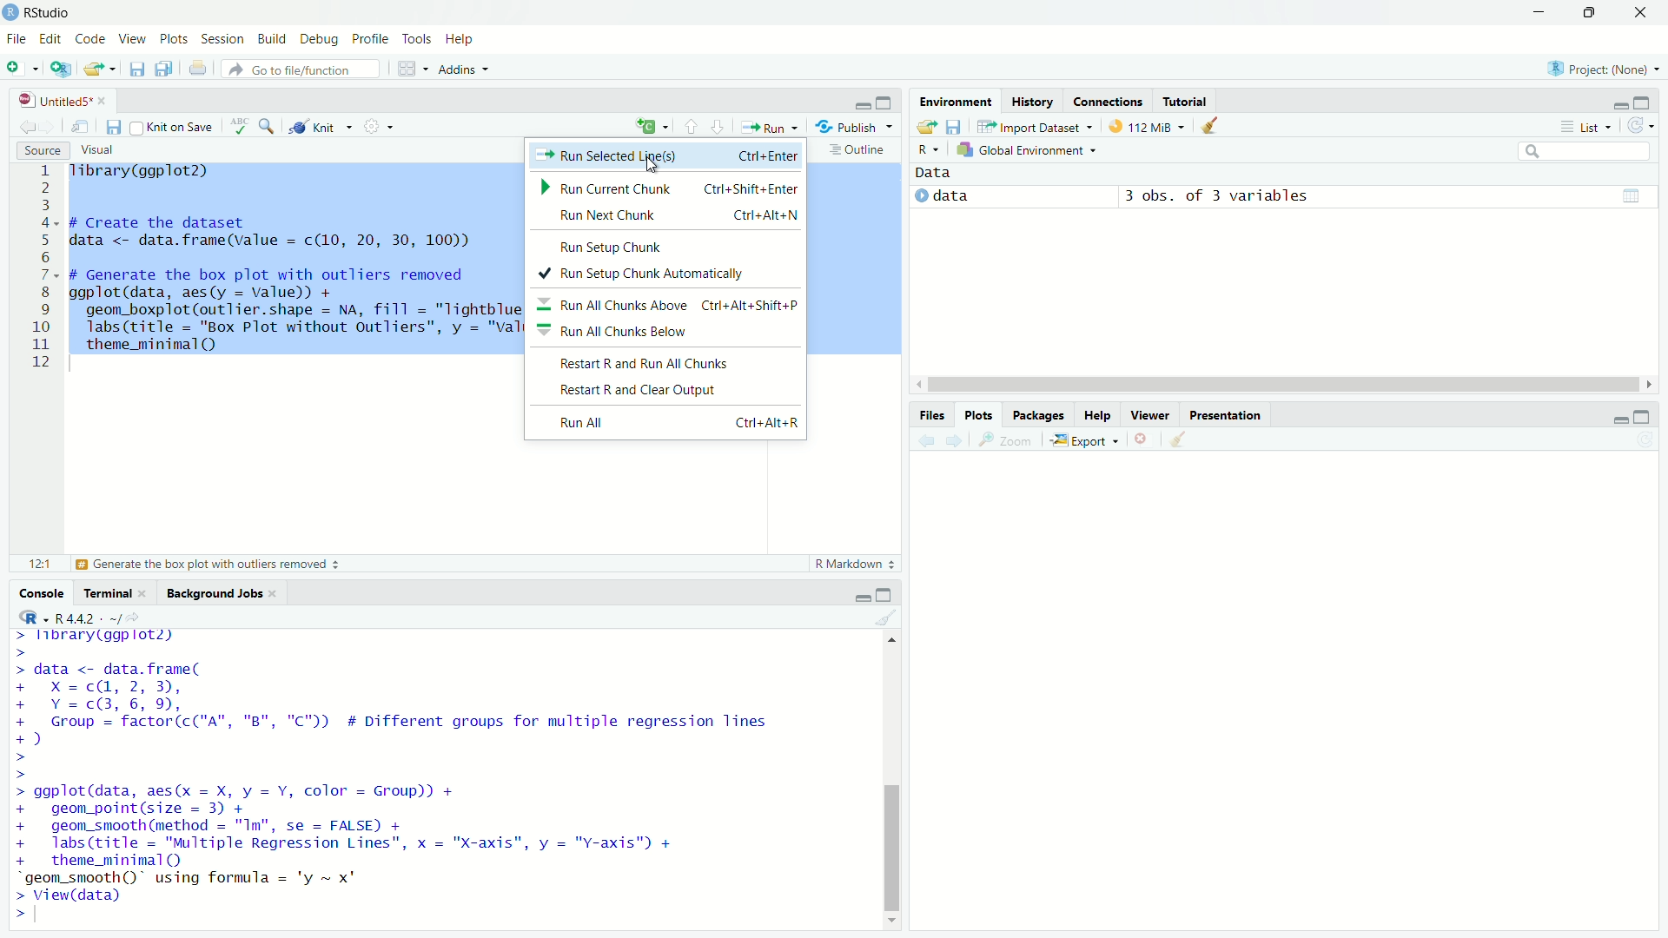  I want to click on Edit, so click(50, 38).